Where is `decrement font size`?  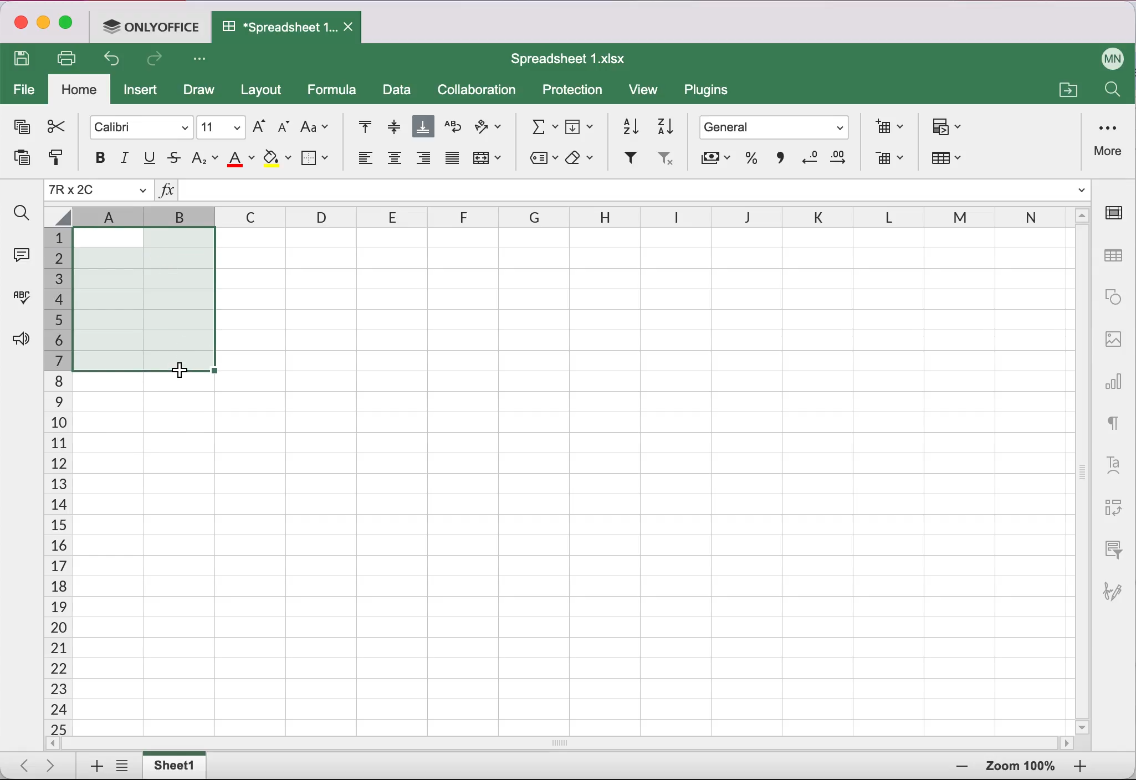
decrement font size is located at coordinates (282, 128).